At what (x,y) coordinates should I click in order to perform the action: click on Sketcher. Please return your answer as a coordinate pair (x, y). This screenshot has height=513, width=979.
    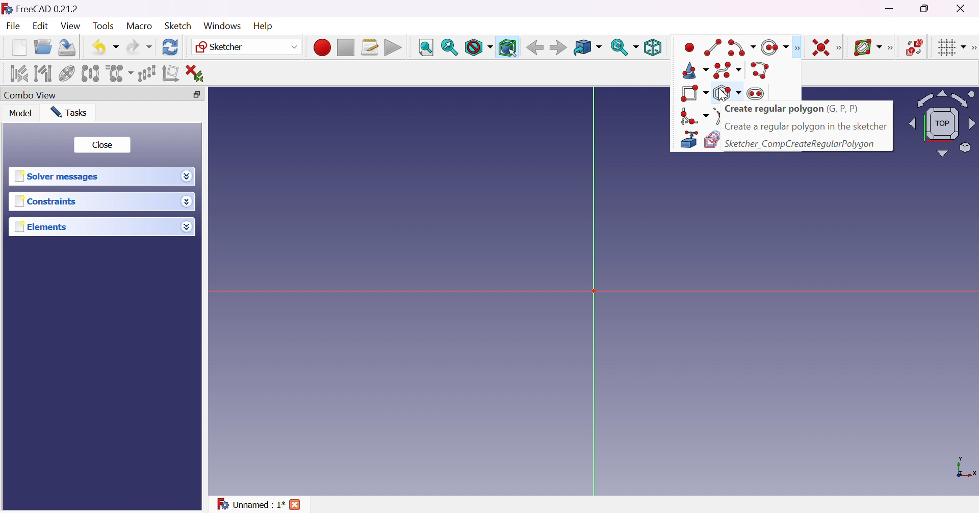
    Looking at the image, I should click on (247, 47).